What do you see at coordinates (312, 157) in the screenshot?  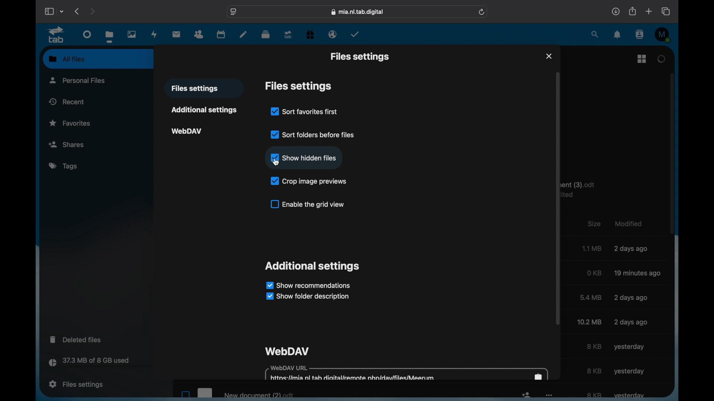 I see `show hidden files` at bounding box center [312, 157].